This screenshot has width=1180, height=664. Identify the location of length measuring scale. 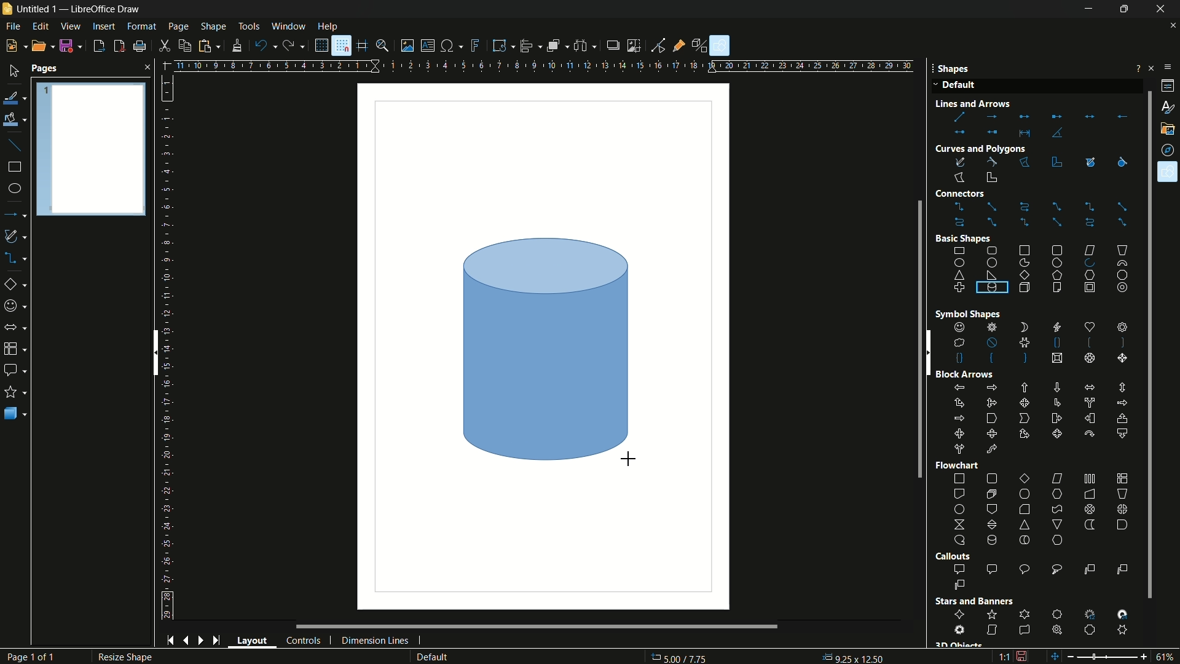
(170, 347).